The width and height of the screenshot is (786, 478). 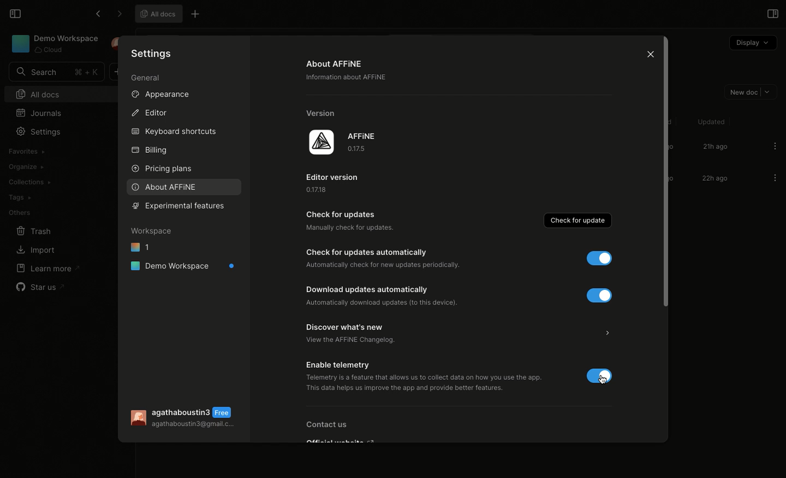 I want to click on disable, so click(x=605, y=258).